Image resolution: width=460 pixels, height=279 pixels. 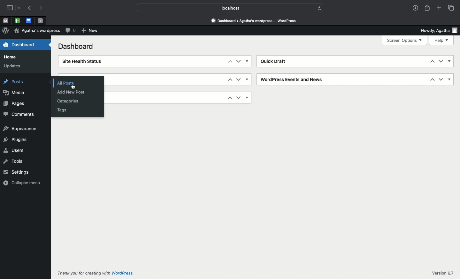 I want to click on Wordpress dashboard, so click(x=253, y=19).